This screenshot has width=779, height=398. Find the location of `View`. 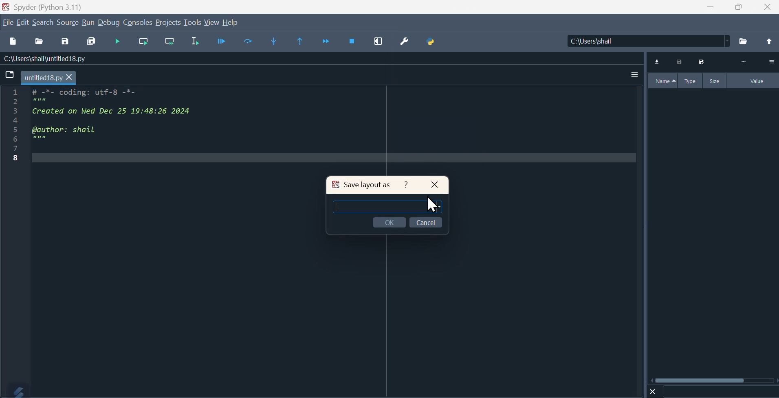

View is located at coordinates (212, 23).